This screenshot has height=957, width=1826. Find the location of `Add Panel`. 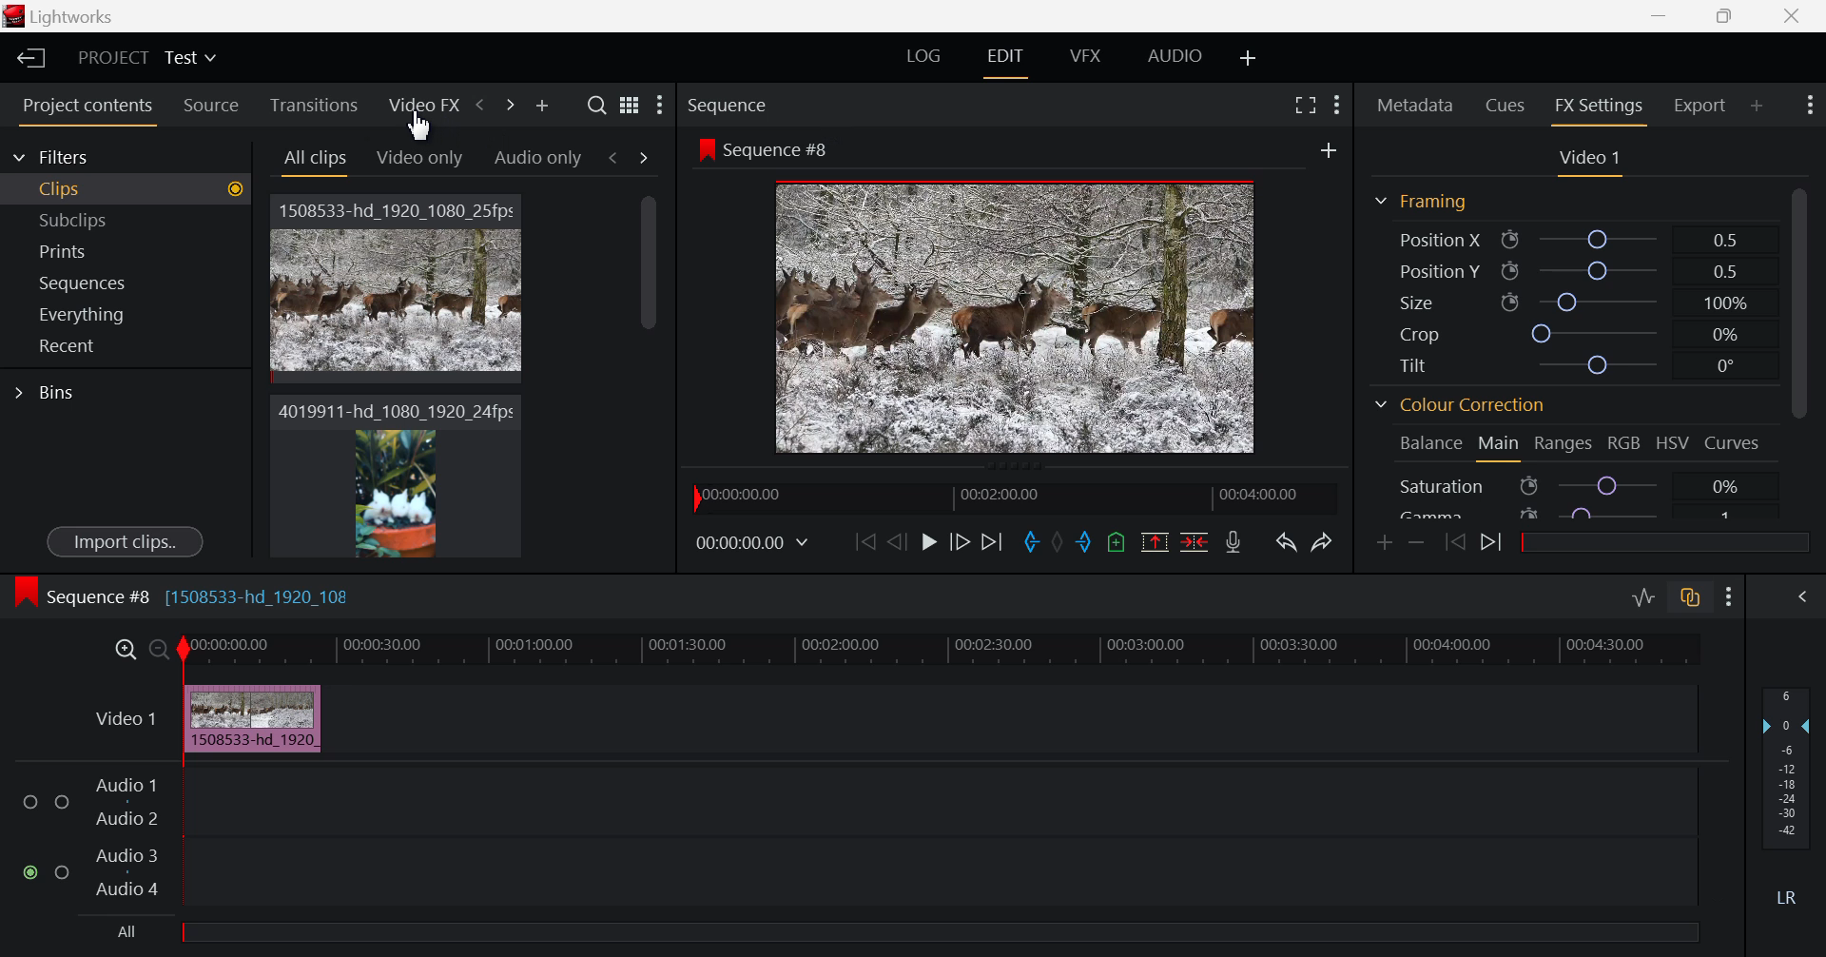

Add Panel is located at coordinates (538, 106).